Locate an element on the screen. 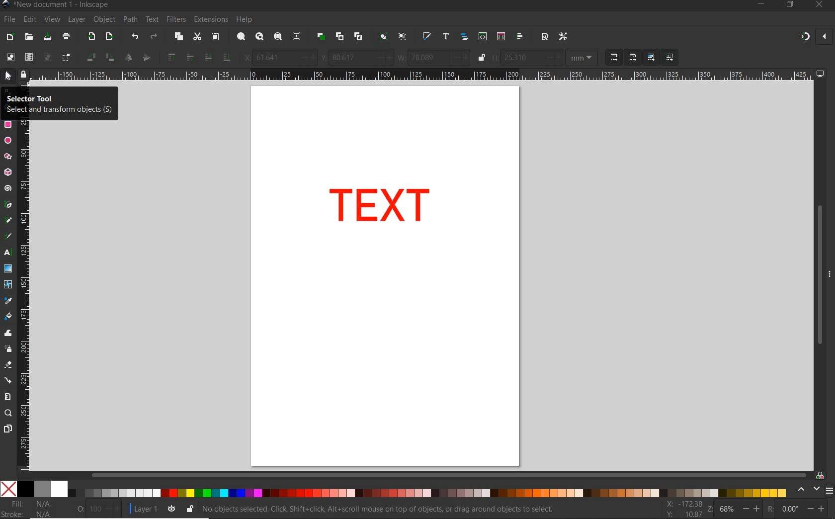 The width and height of the screenshot is (835, 519). duplicate is located at coordinates (321, 36).